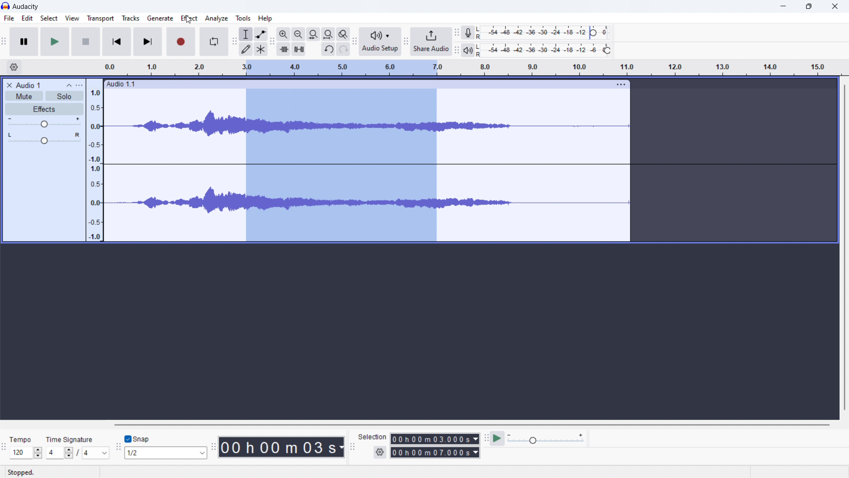 The image size is (849, 478). Describe the element at coordinates (329, 49) in the screenshot. I see `undo` at that location.